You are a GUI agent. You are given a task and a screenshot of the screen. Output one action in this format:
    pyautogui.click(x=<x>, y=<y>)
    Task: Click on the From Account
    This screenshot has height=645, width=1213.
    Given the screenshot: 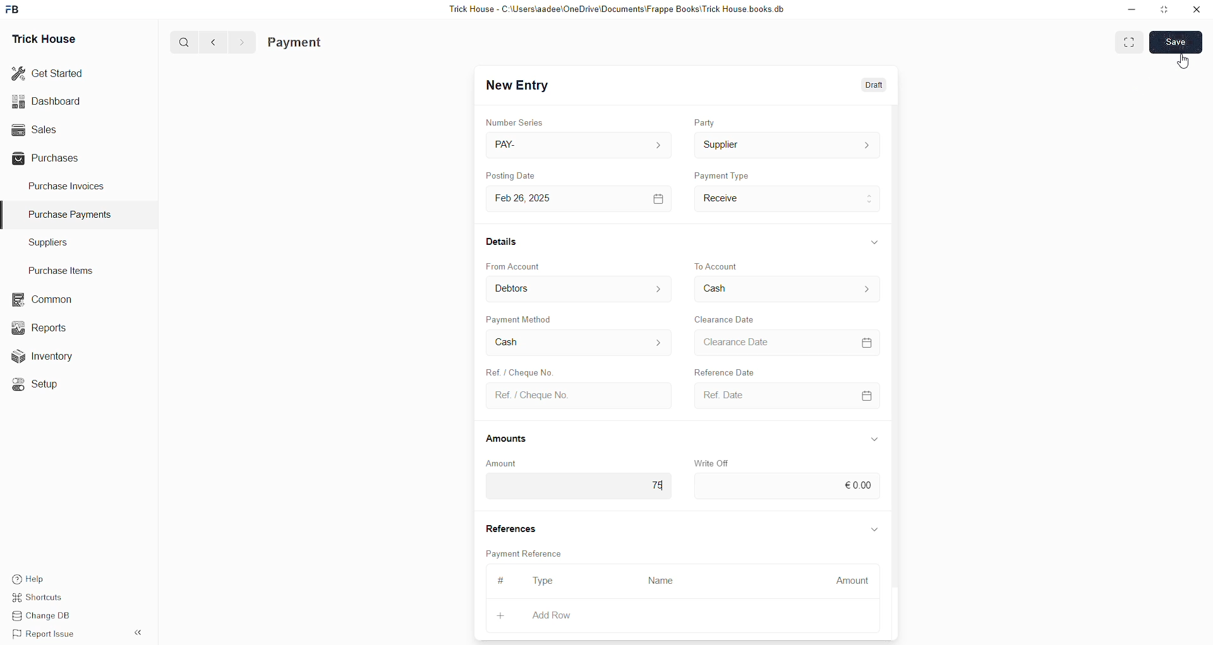 What is the action you would take?
    pyautogui.click(x=580, y=288)
    